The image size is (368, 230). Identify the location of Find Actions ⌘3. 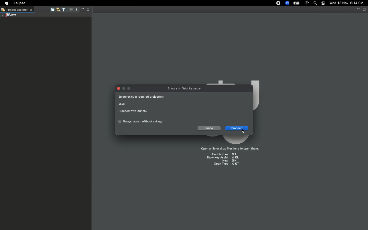
(224, 155).